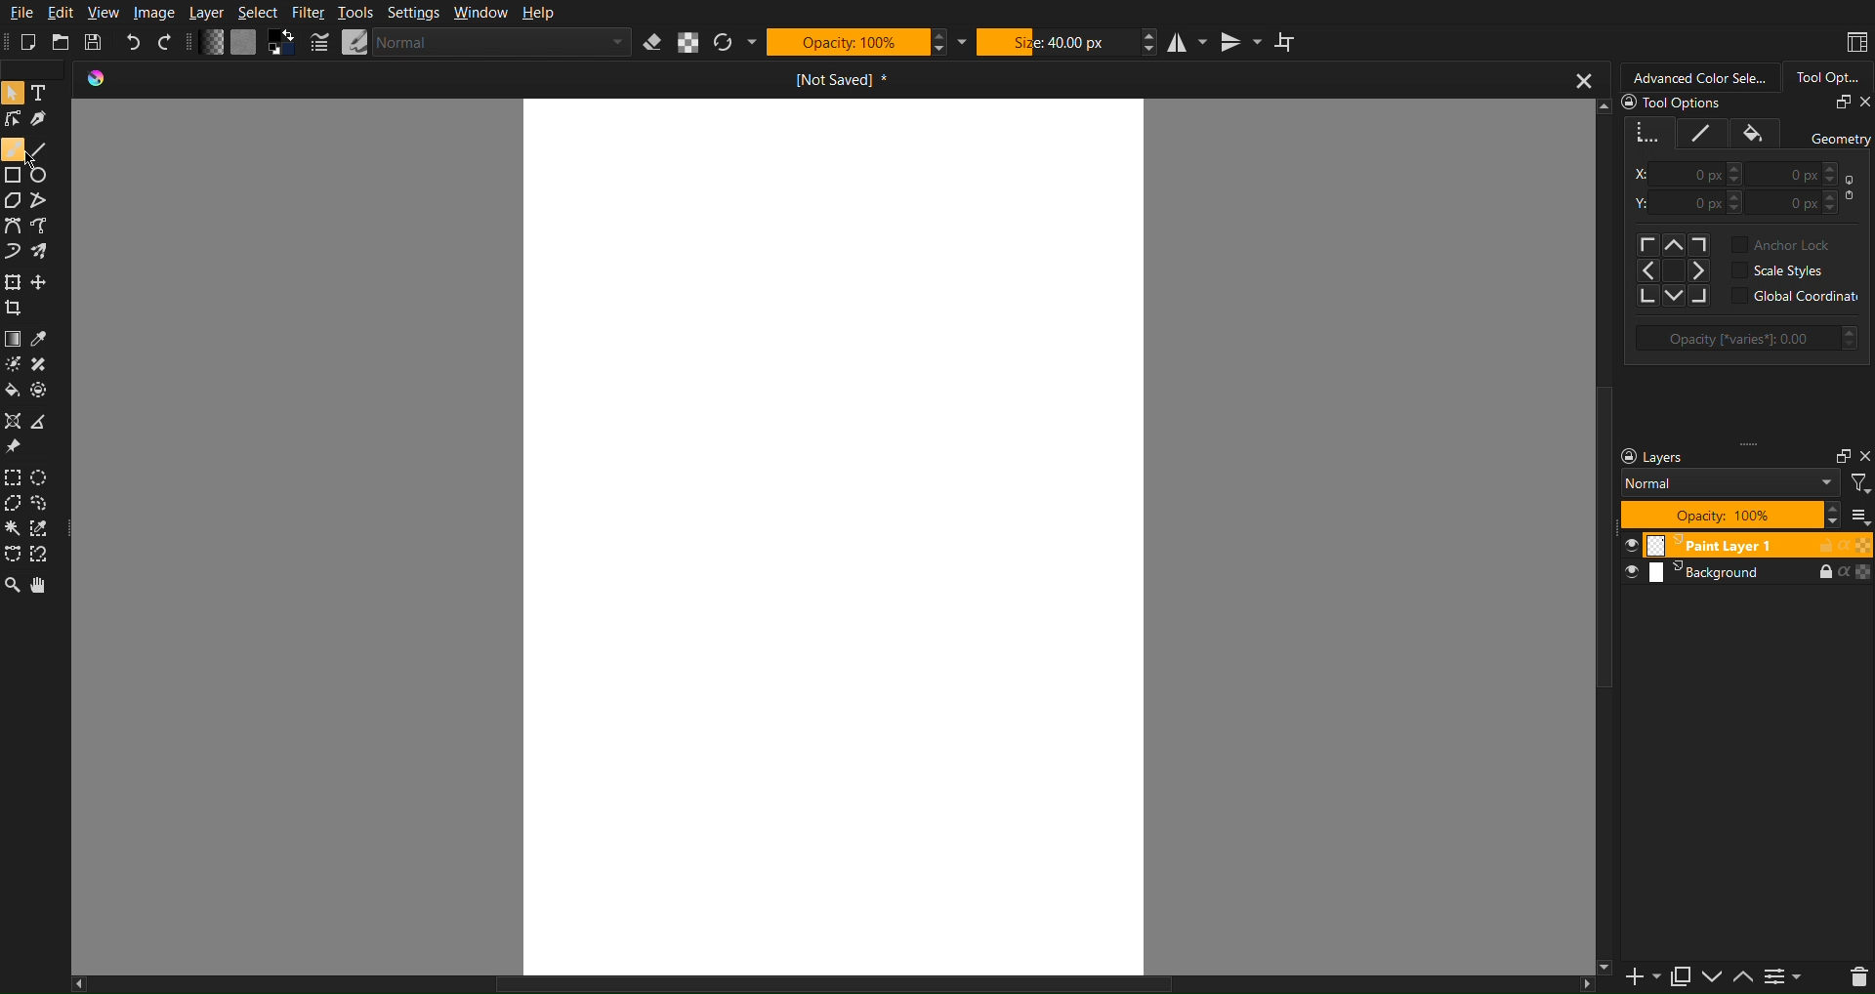  Describe the element at coordinates (1698, 77) in the screenshot. I see `Advanced Color Selector` at that location.